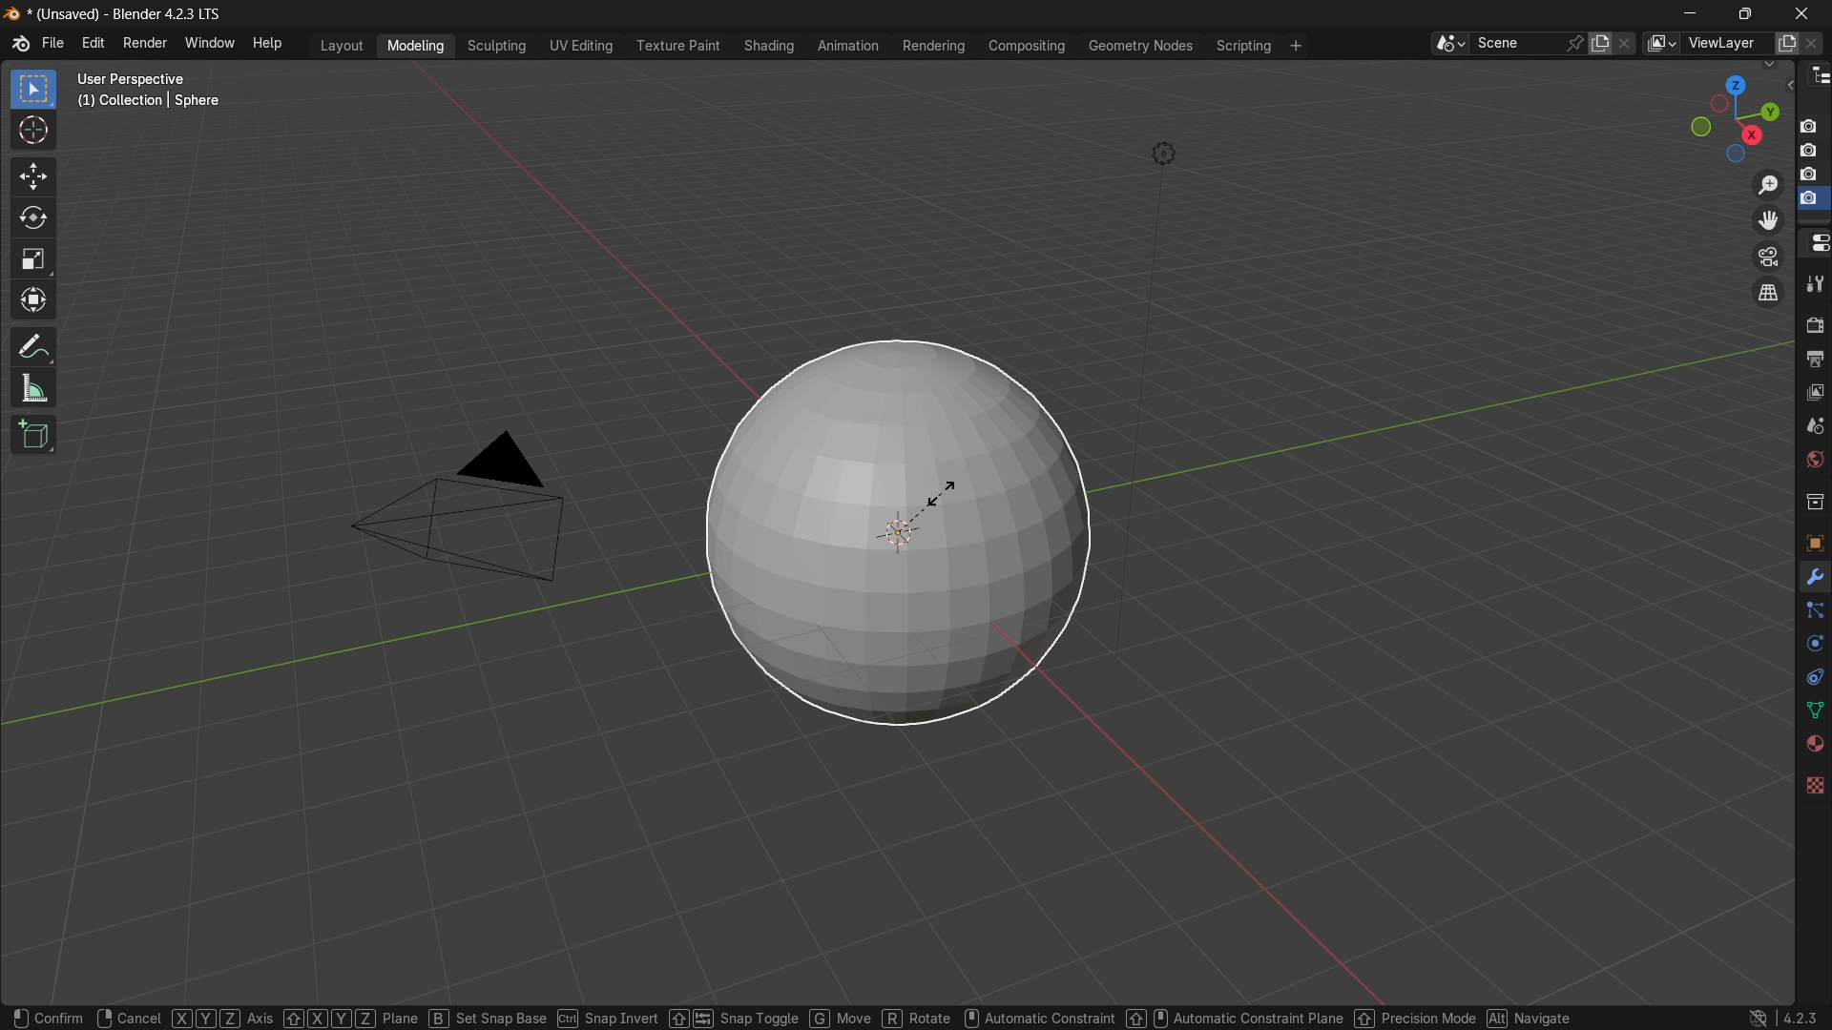  Describe the element at coordinates (1724, 119) in the screenshot. I see `rotate or preset viewpoint` at that location.